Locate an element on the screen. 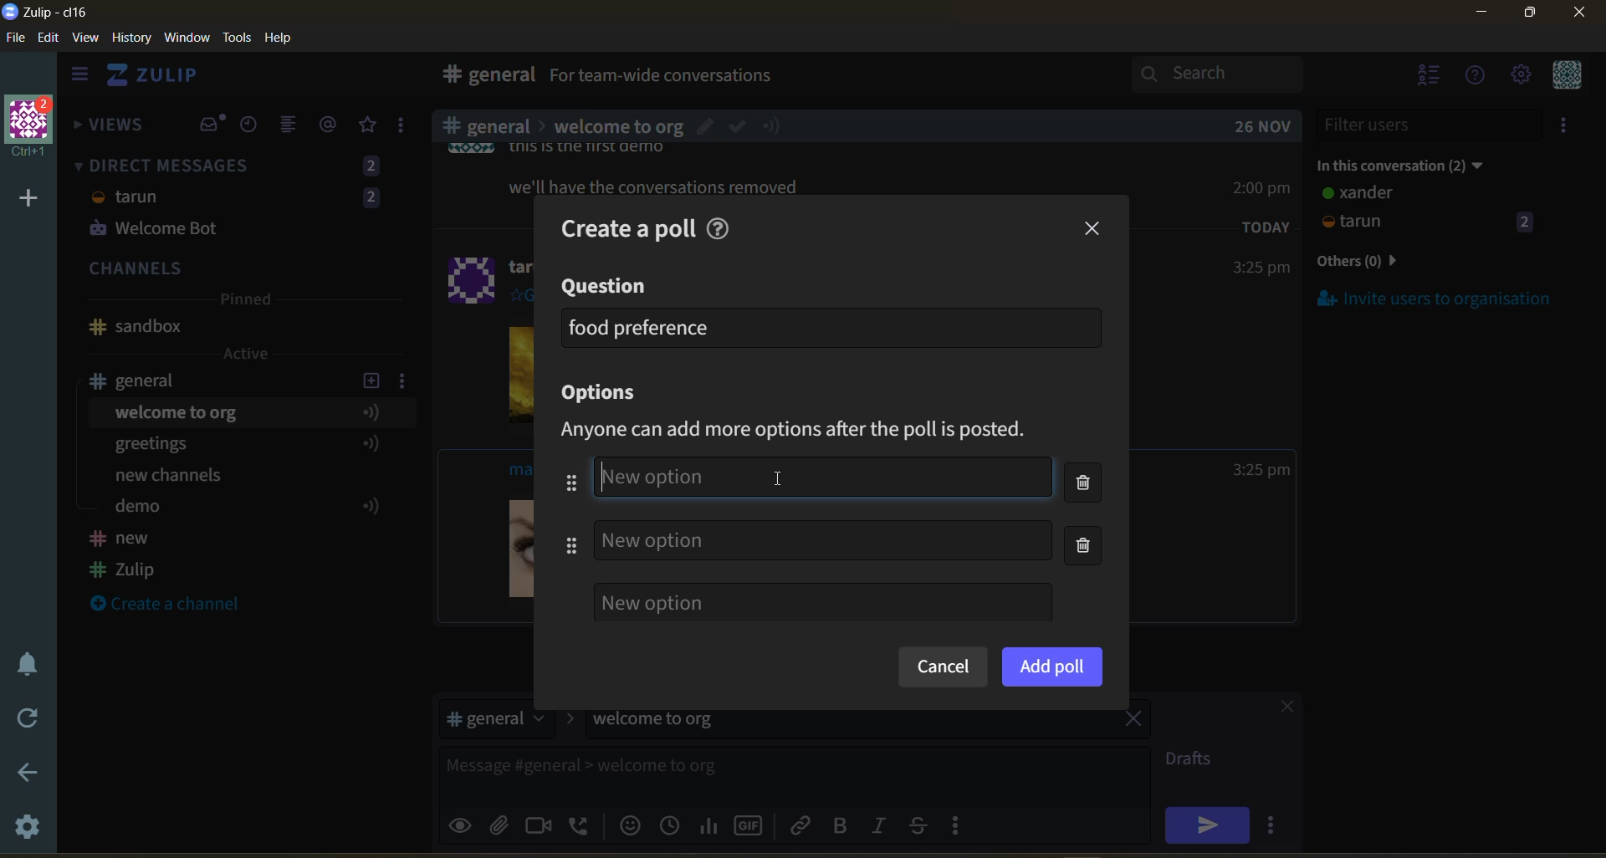 This screenshot has height=858, width=1606. channel name is located at coordinates (145, 380).